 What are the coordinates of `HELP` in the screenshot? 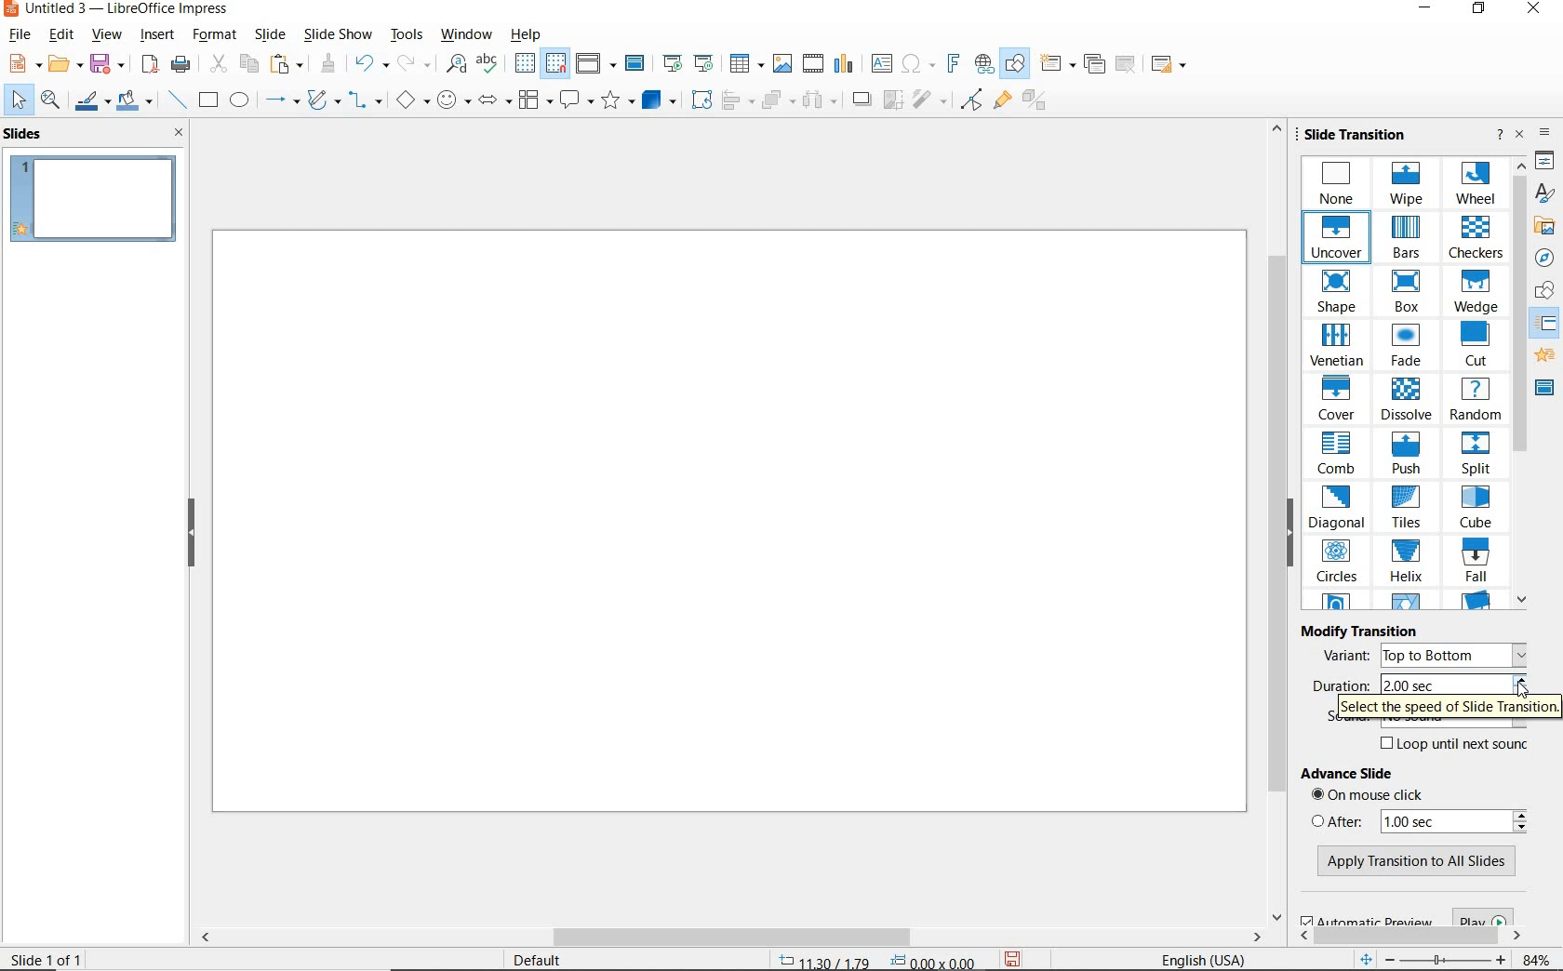 It's located at (526, 34).